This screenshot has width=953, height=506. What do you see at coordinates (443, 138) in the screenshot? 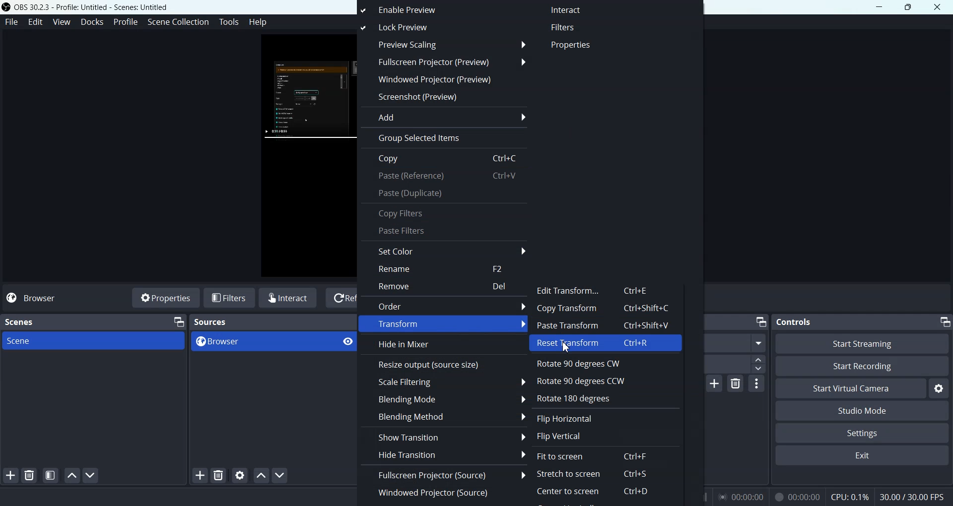
I see `Group Selected Items` at bounding box center [443, 138].